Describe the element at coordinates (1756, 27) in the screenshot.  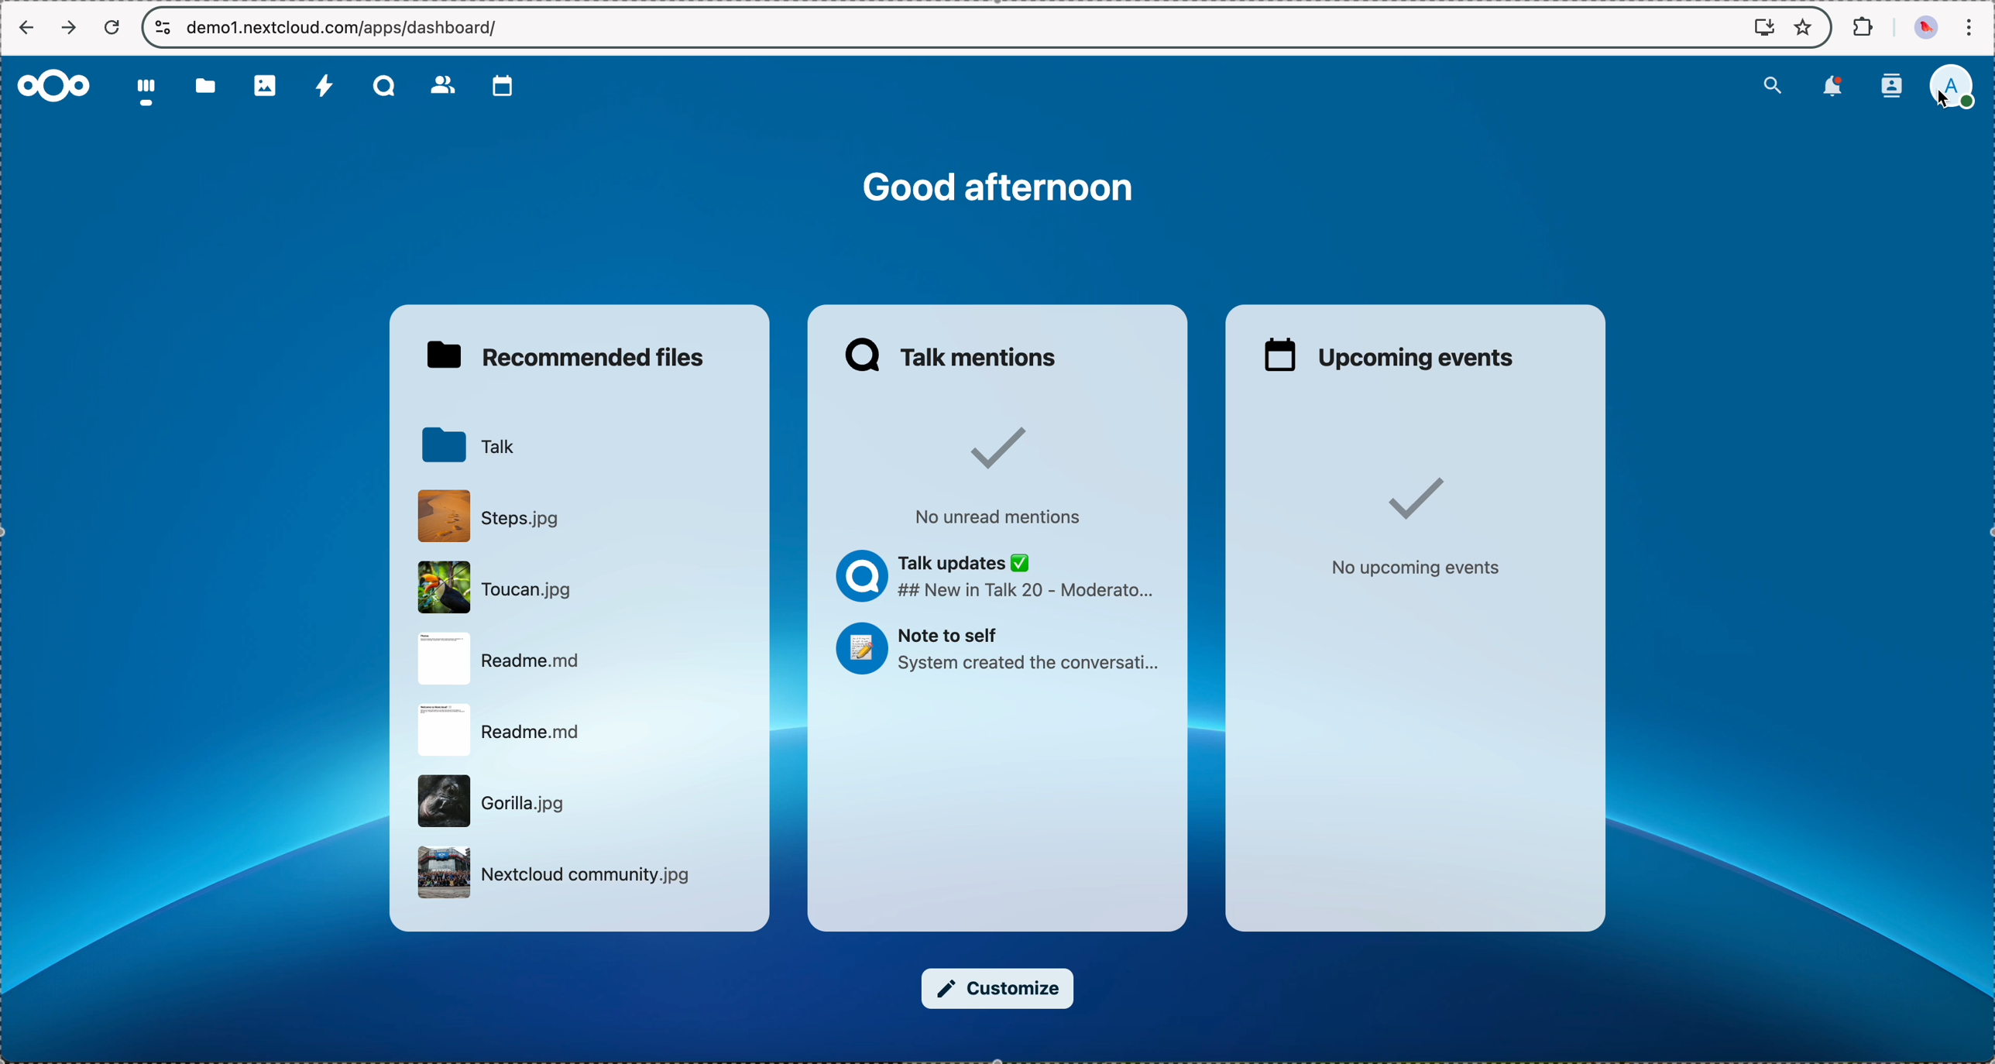
I see `screen` at that location.